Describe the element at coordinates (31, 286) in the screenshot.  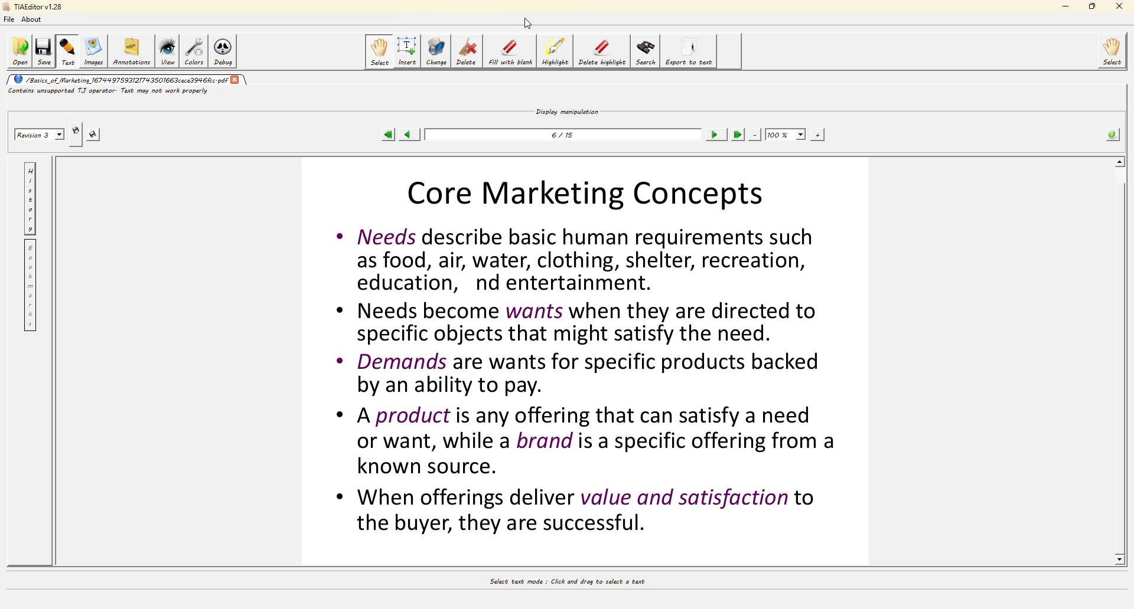
I see `bookmarks` at that location.